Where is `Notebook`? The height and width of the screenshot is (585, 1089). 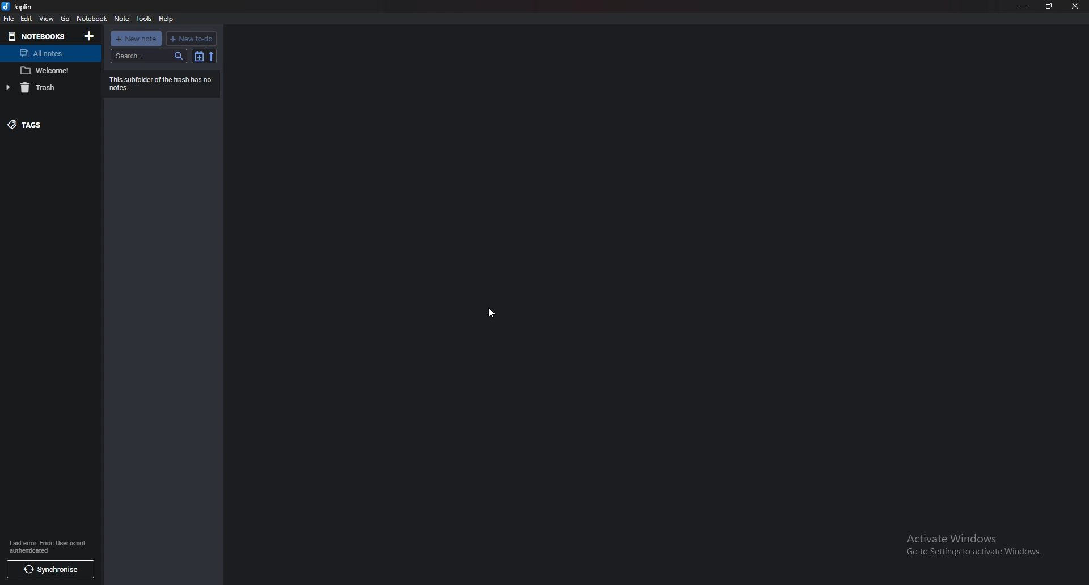 Notebook is located at coordinates (37, 36).